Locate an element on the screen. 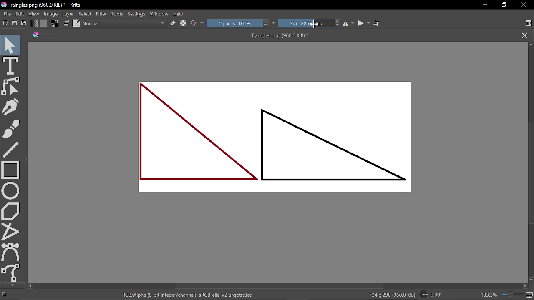 This screenshot has height=300, width=534. Two triangles is located at coordinates (282, 140).